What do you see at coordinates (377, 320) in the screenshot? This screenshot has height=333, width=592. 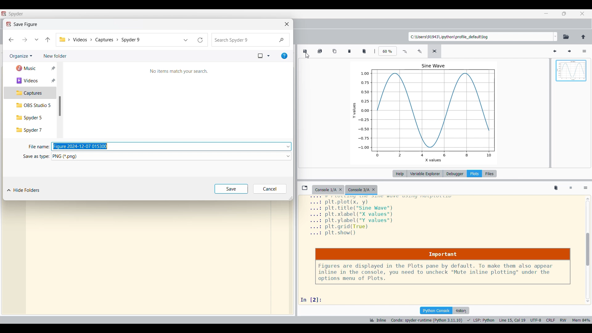 I see `INLINE` at bounding box center [377, 320].